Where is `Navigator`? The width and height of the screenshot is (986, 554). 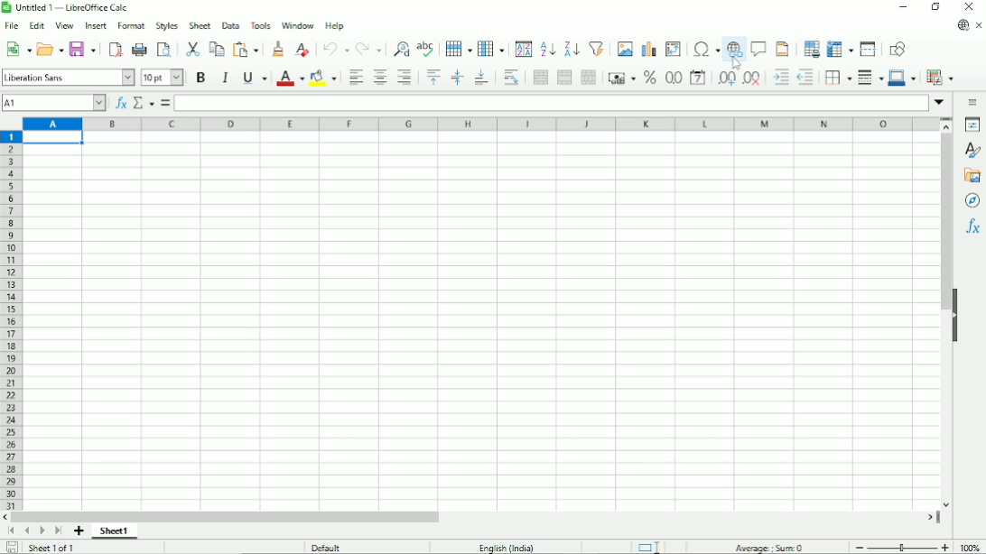
Navigator is located at coordinates (972, 202).